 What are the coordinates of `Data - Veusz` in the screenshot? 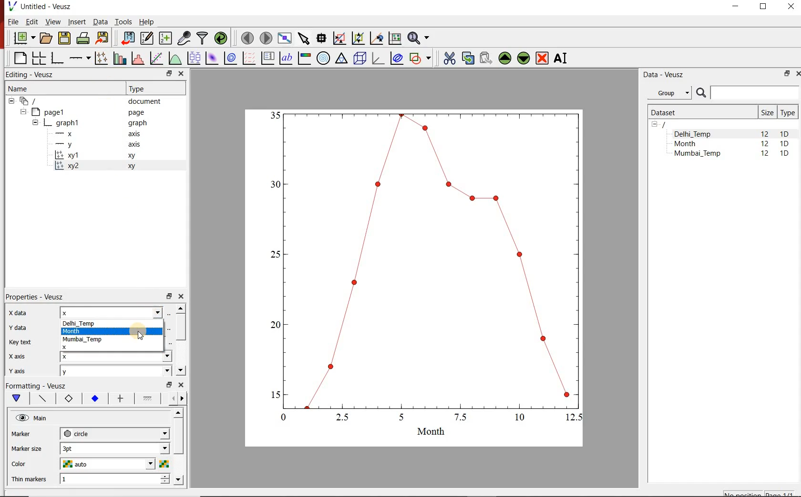 It's located at (665, 75).